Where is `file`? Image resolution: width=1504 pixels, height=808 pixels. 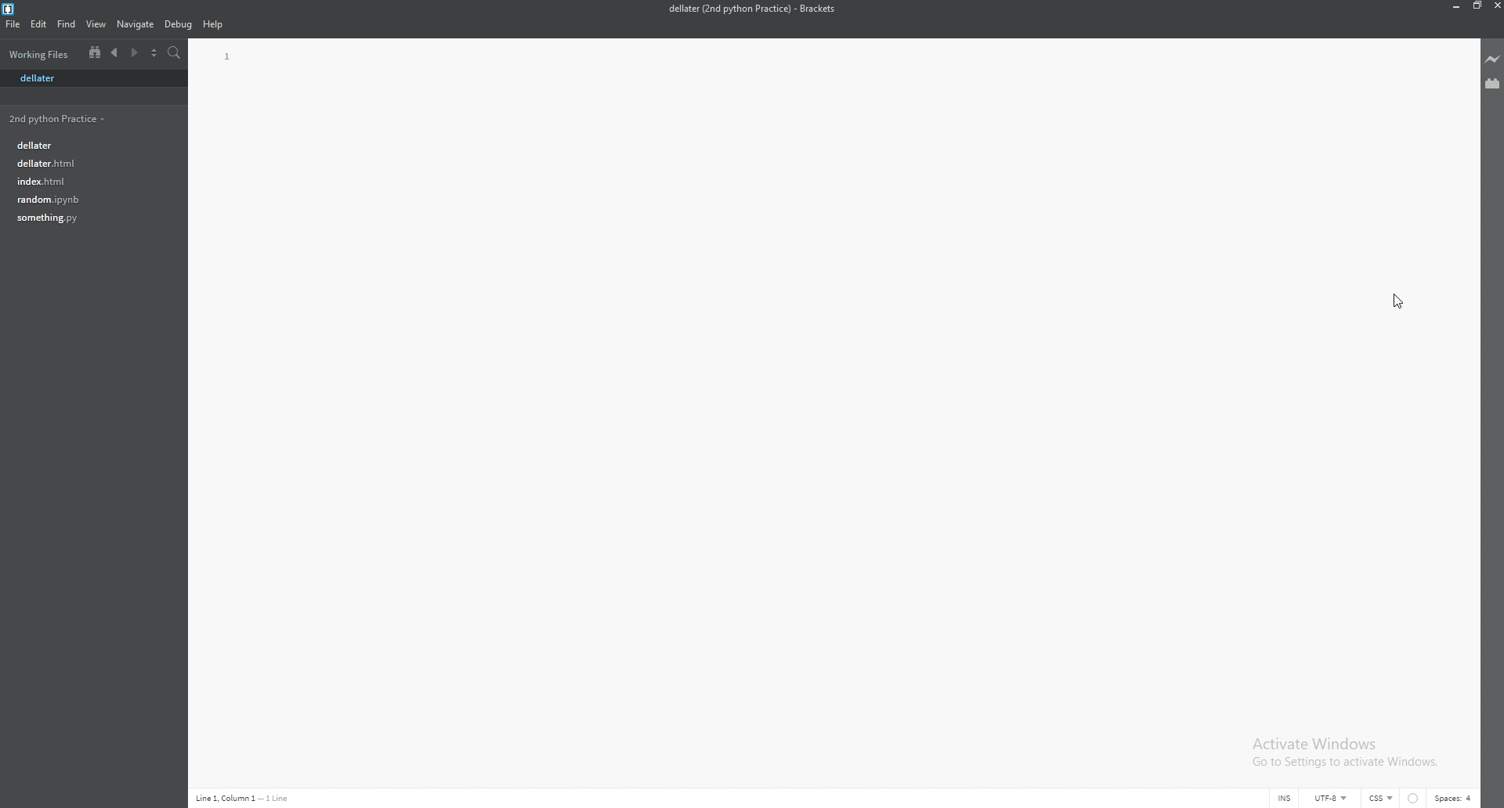 file is located at coordinates (87, 163).